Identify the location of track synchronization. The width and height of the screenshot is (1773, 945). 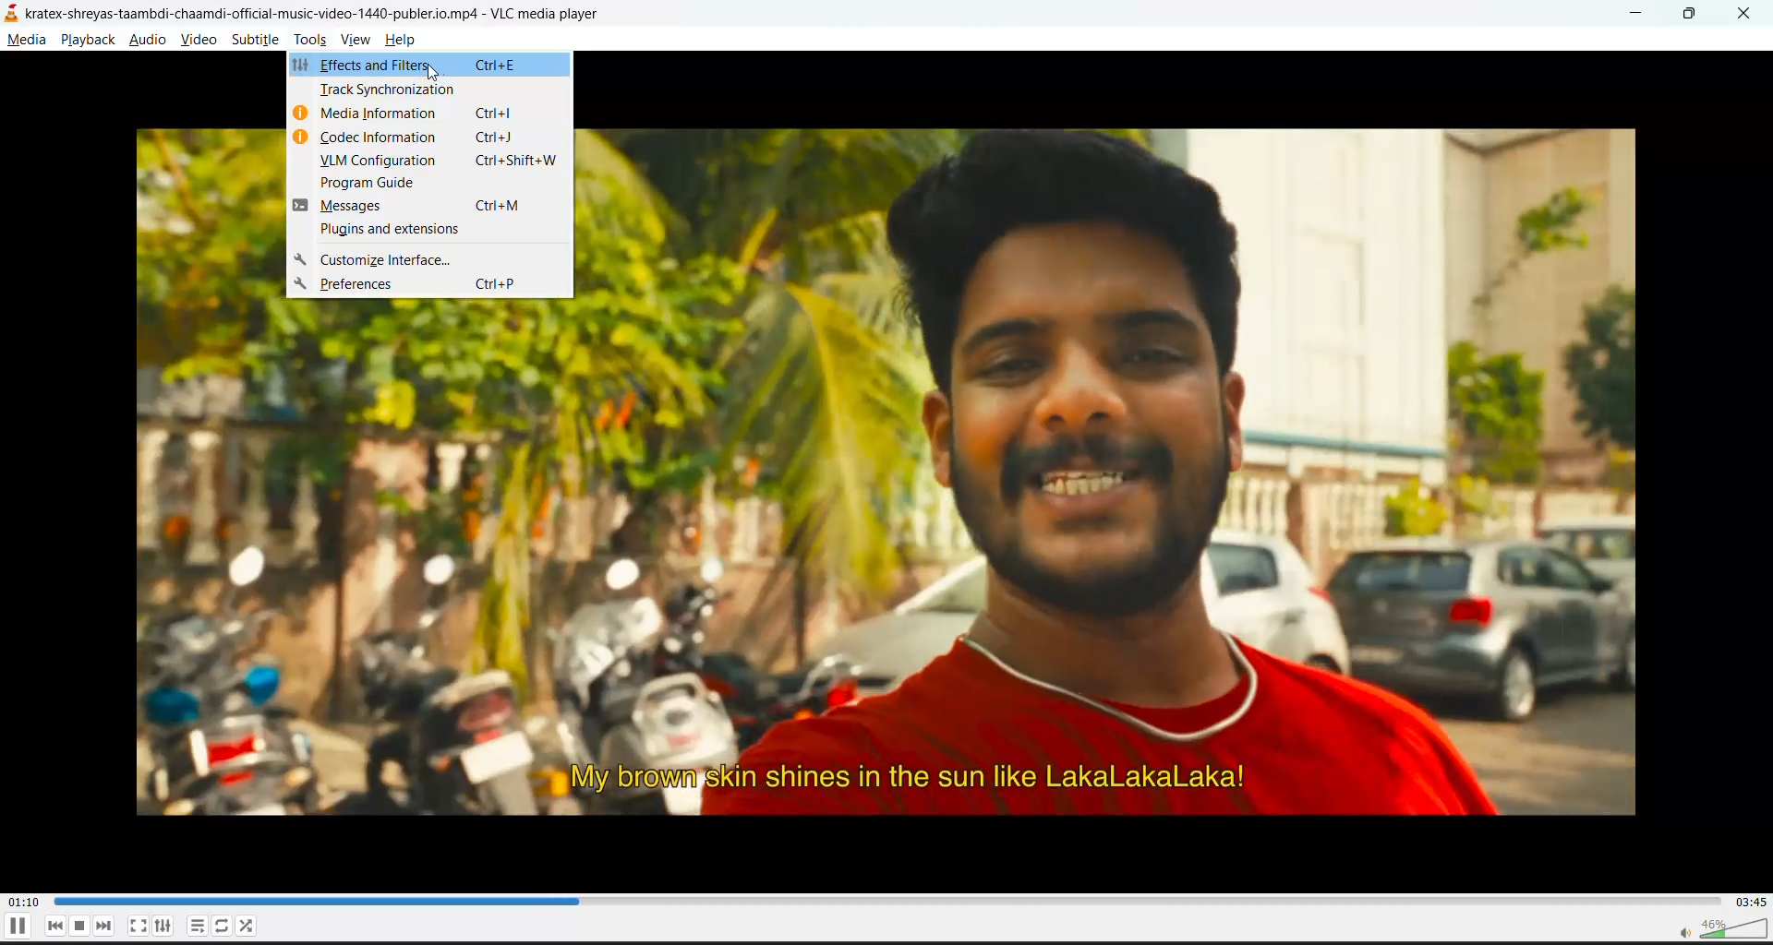
(389, 94).